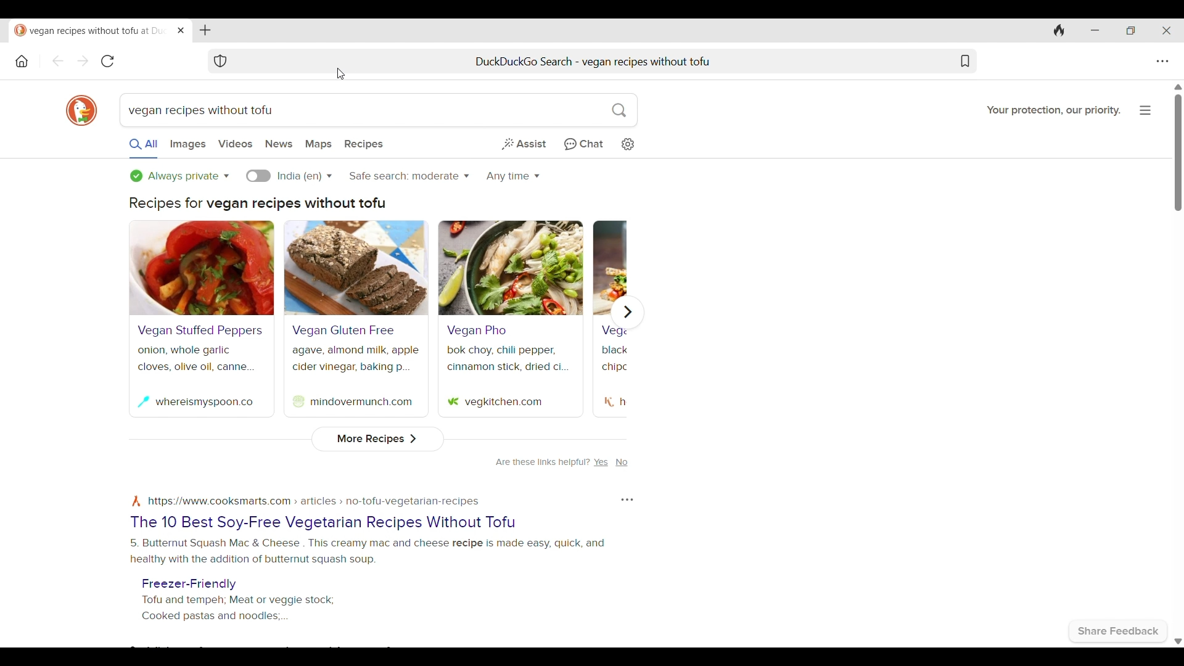 Image resolution: width=1184 pixels, height=666 pixels. I want to click on Site logo, so click(453, 402).